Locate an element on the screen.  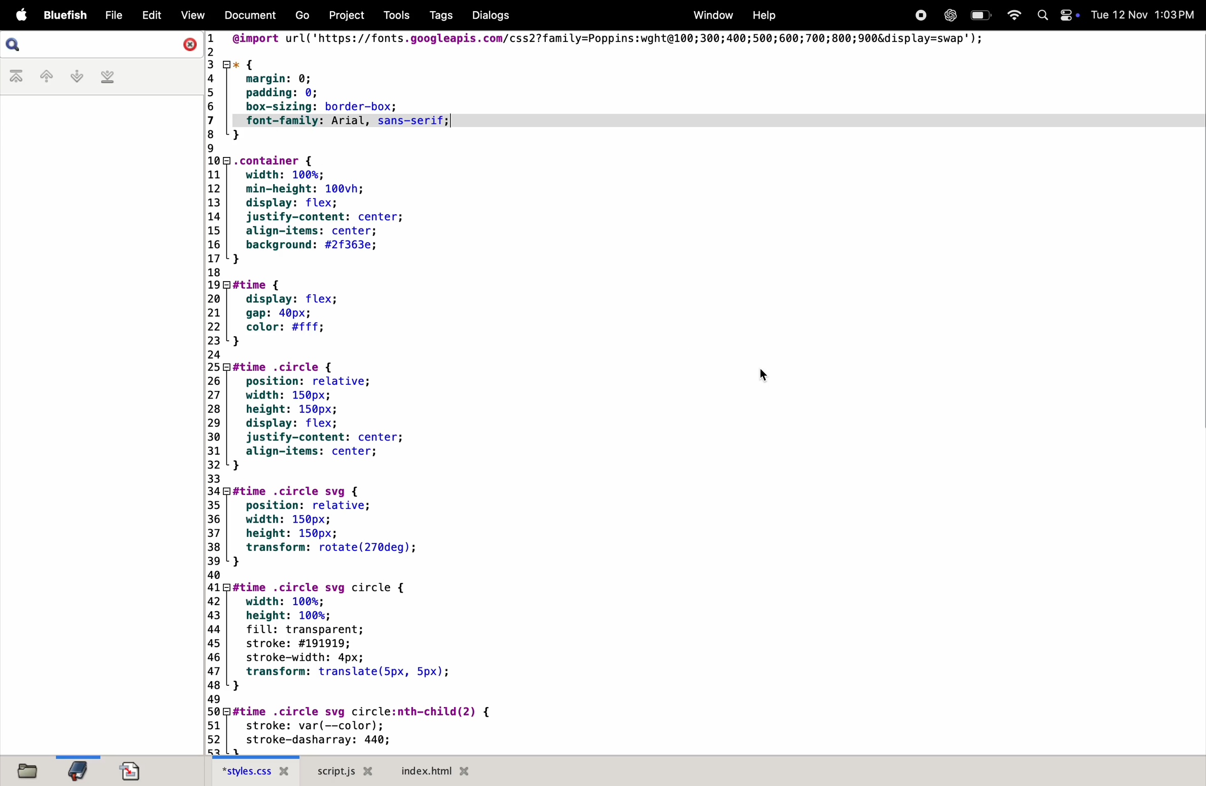
Next bookmark is located at coordinates (77, 75).